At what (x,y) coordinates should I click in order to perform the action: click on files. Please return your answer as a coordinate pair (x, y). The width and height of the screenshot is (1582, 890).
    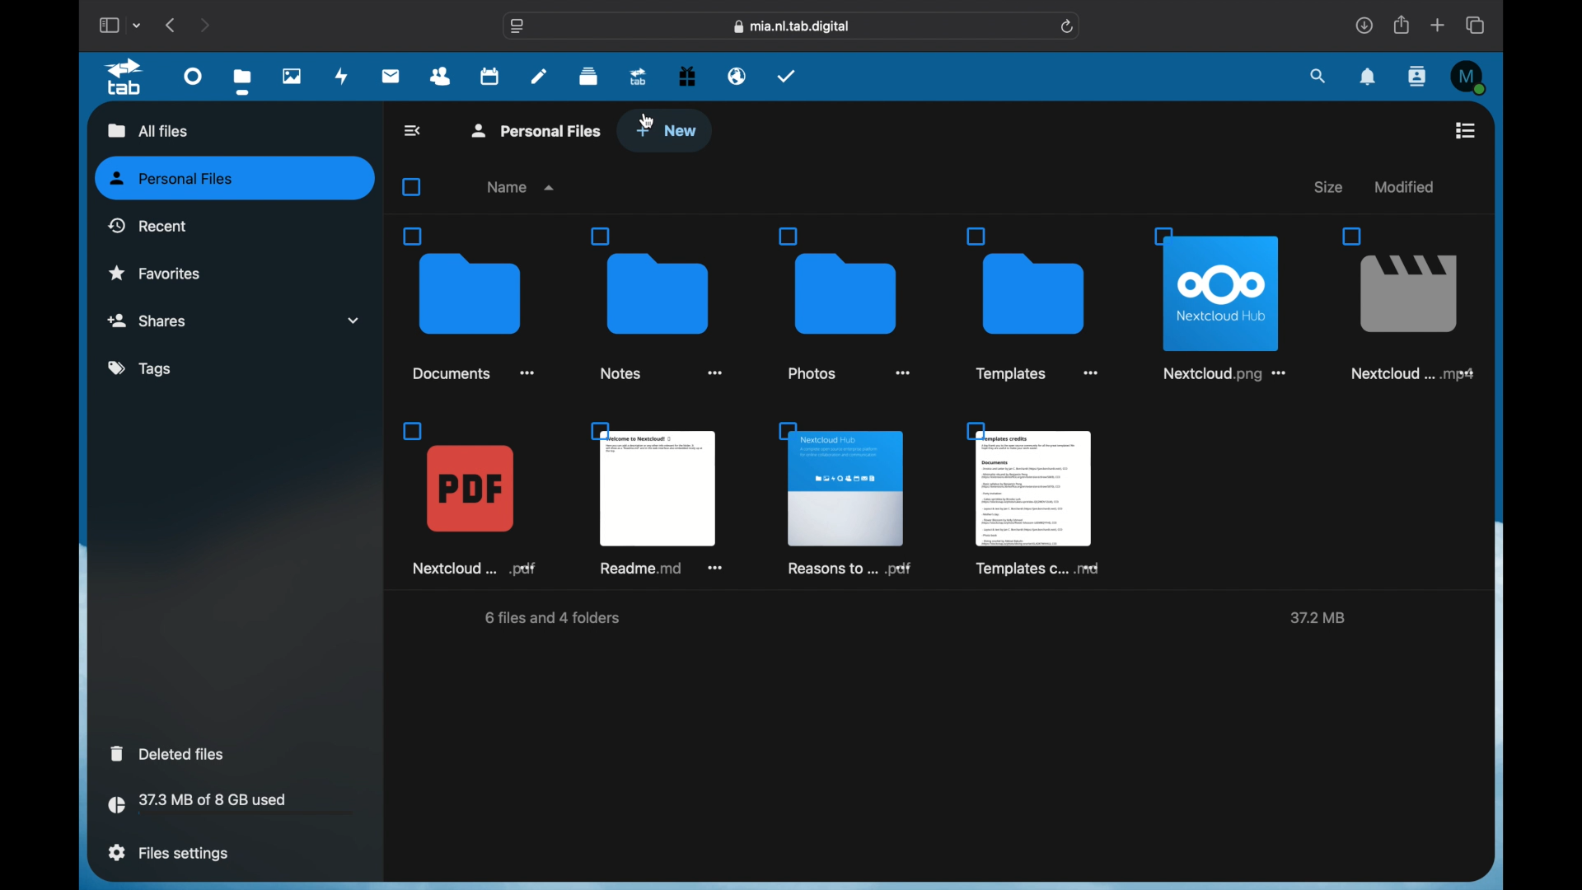
    Looking at the image, I should click on (242, 81).